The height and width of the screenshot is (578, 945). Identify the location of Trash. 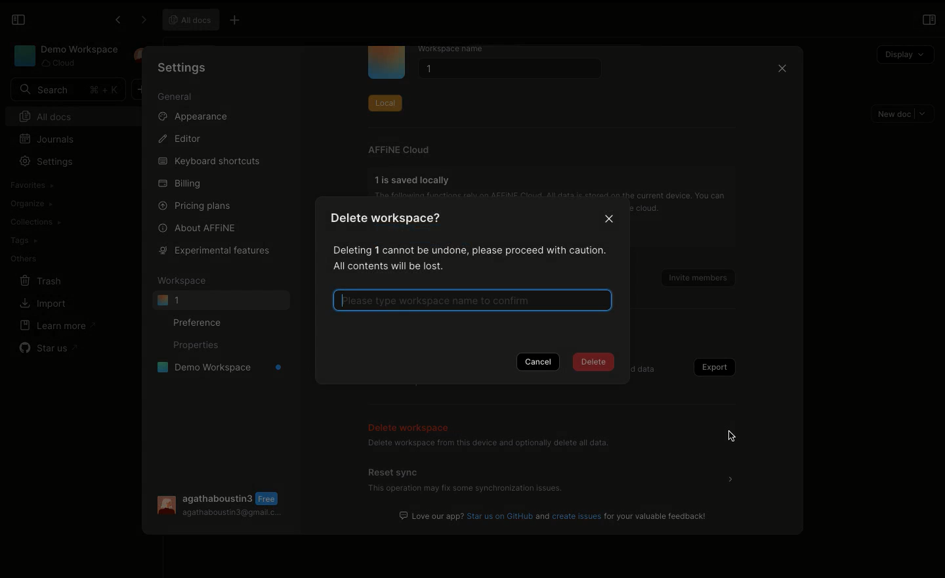
(42, 280).